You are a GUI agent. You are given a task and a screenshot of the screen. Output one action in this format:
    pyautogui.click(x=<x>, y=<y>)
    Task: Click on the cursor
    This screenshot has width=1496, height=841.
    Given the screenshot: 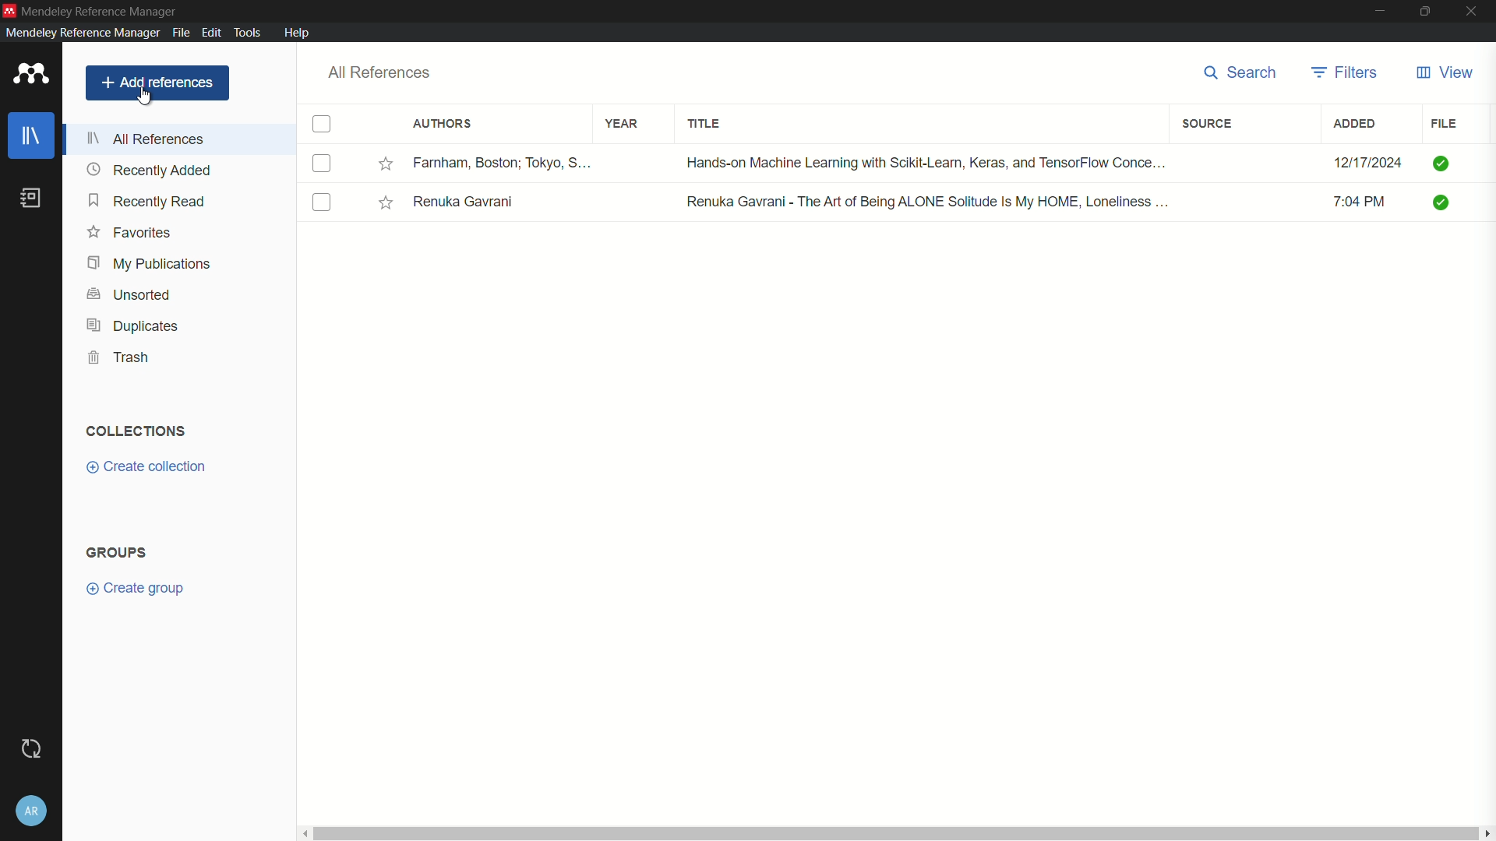 What is the action you would take?
    pyautogui.click(x=146, y=98)
    